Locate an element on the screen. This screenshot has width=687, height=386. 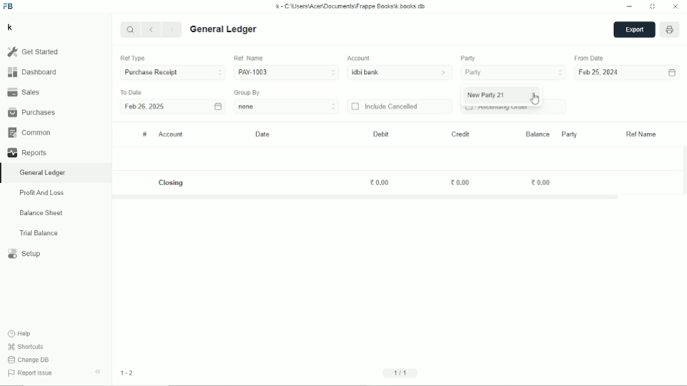
Party is located at coordinates (468, 58).